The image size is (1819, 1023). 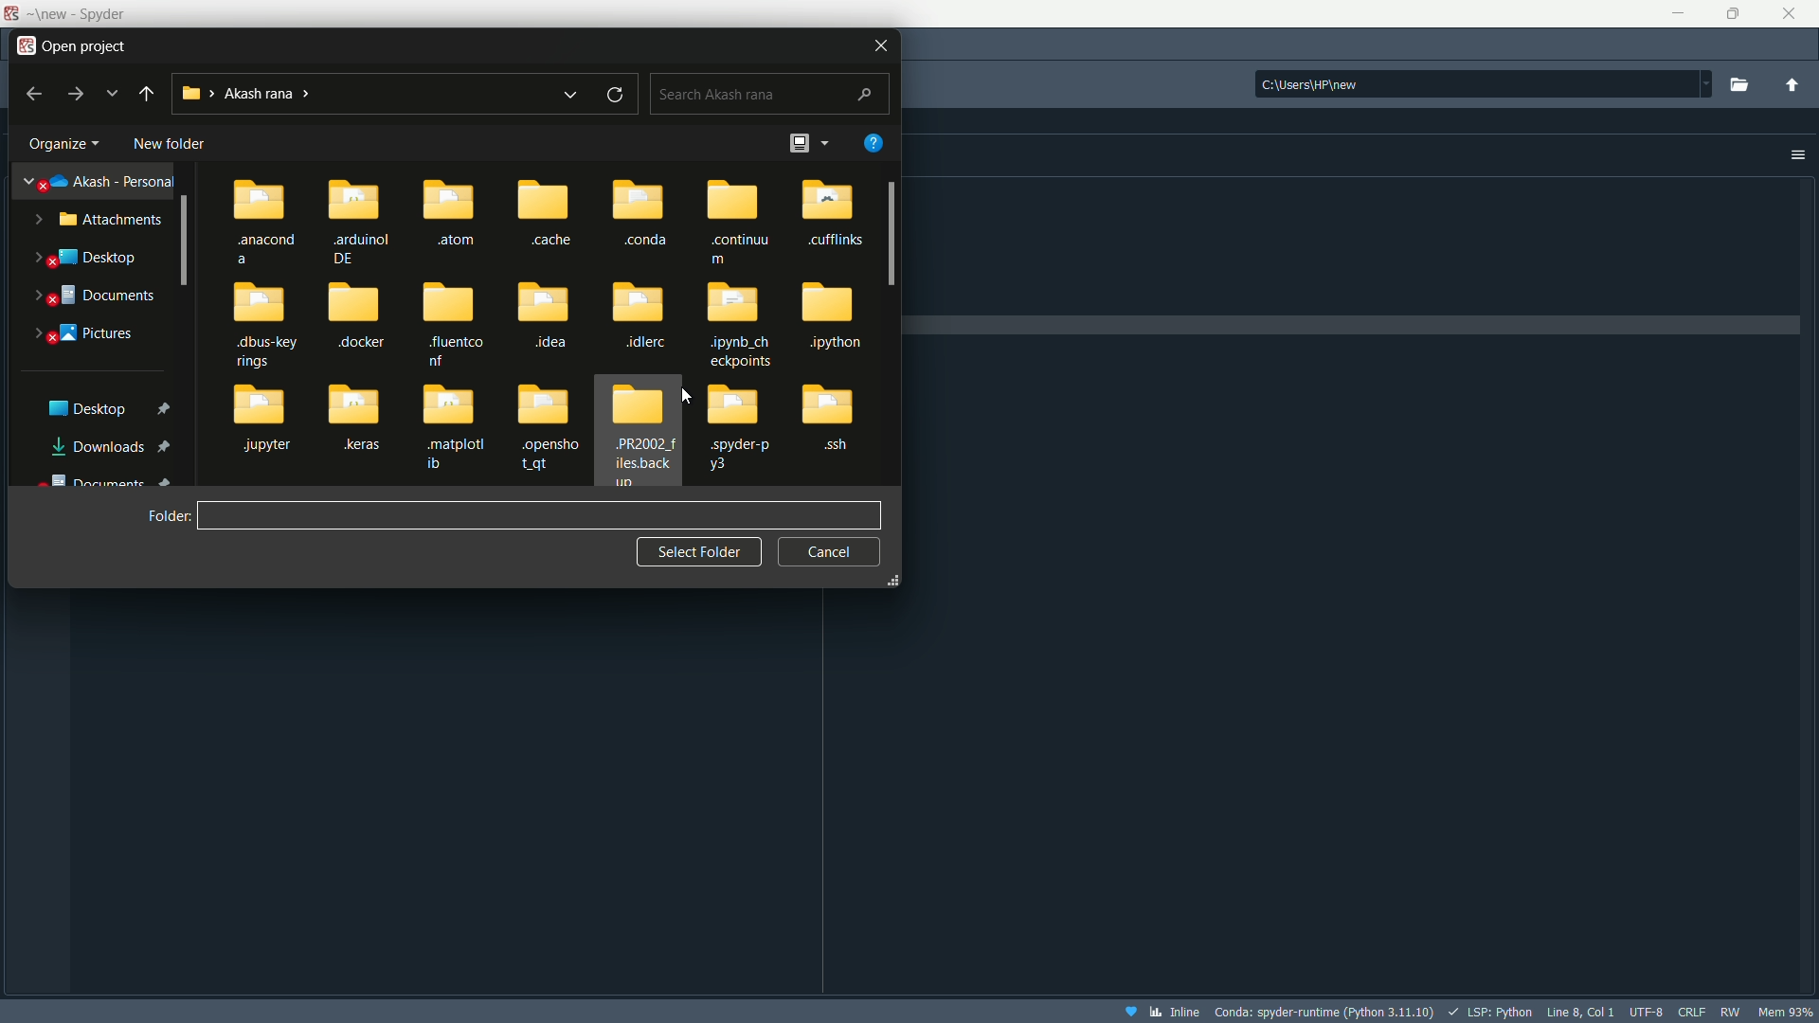 What do you see at coordinates (61, 146) in the screenshot?
I see `organize` at bounding box center [61, 146].